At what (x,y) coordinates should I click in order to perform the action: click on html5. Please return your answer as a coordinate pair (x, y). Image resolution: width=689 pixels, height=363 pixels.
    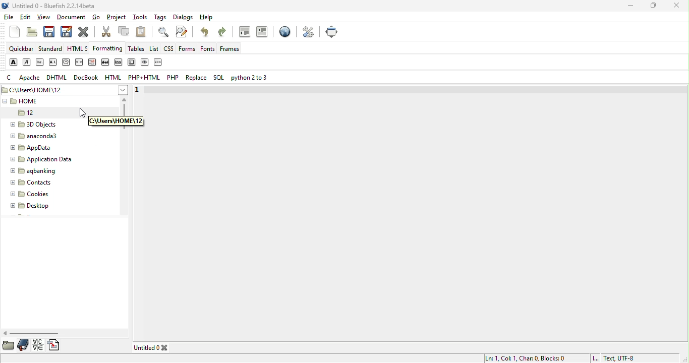
    Looking at the image, I should click on (79, 49).